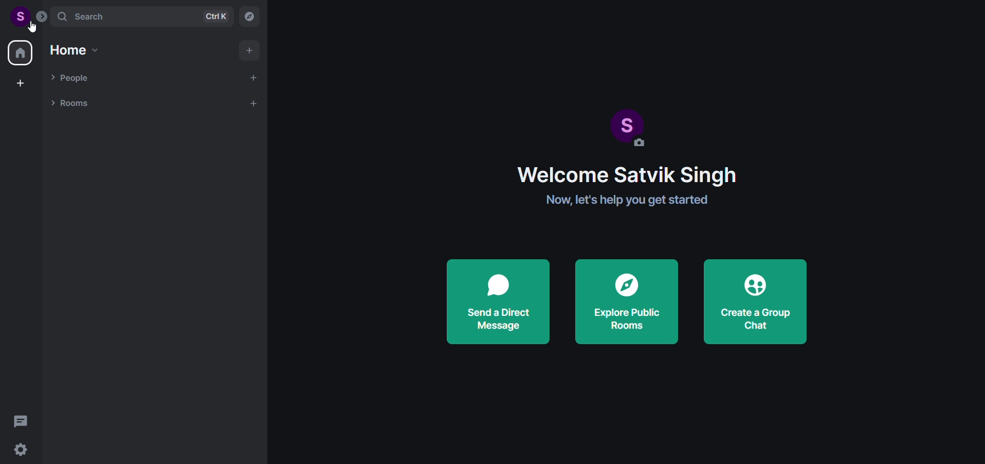  What do you see at coordinates (72, 77) in the screenshot?
I see `people` at bounding box center [72, 77].